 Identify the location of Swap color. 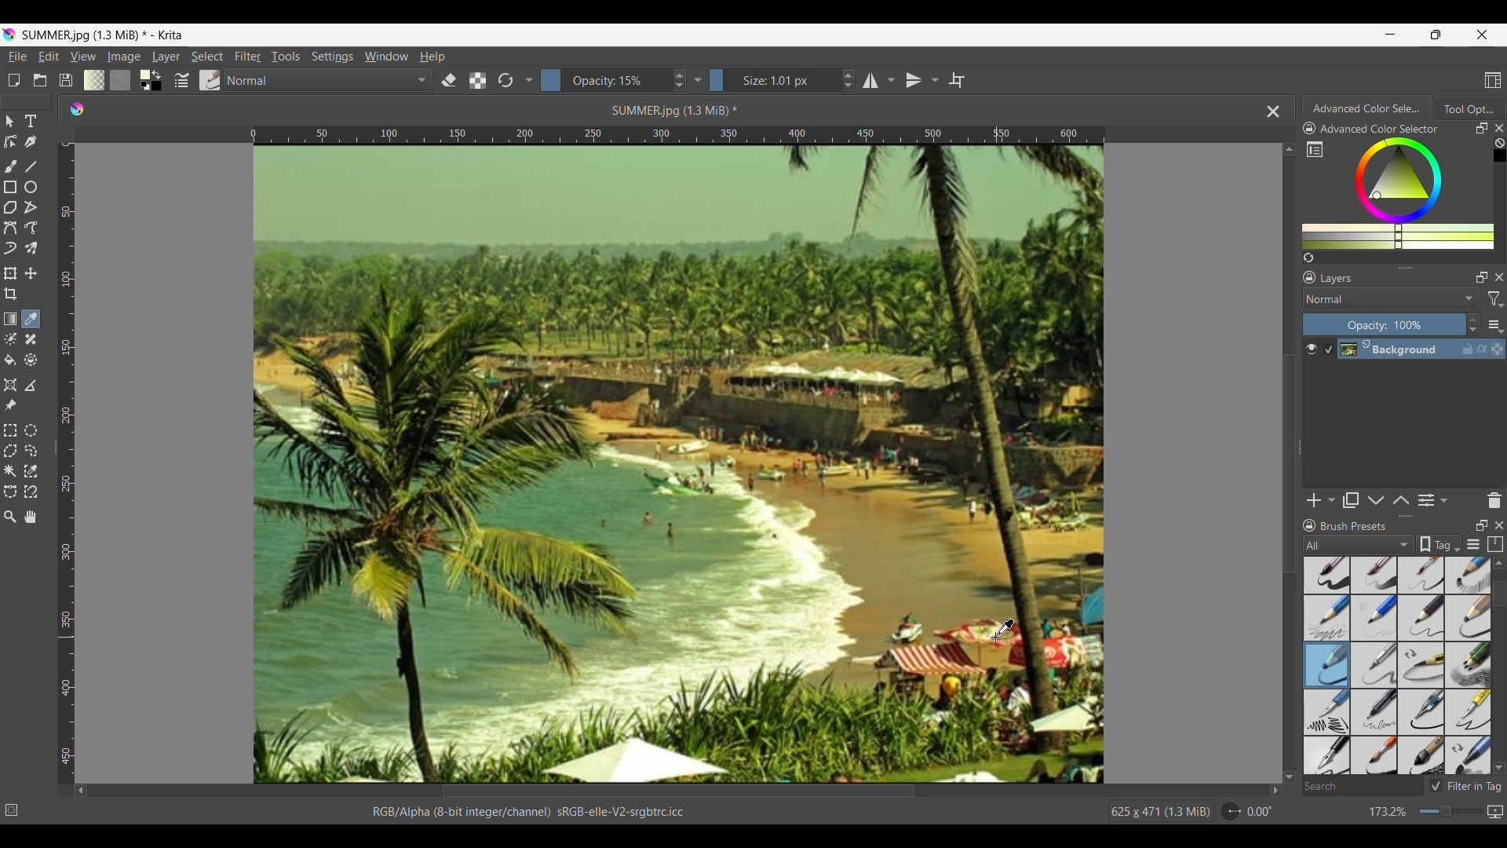
(156, 75).